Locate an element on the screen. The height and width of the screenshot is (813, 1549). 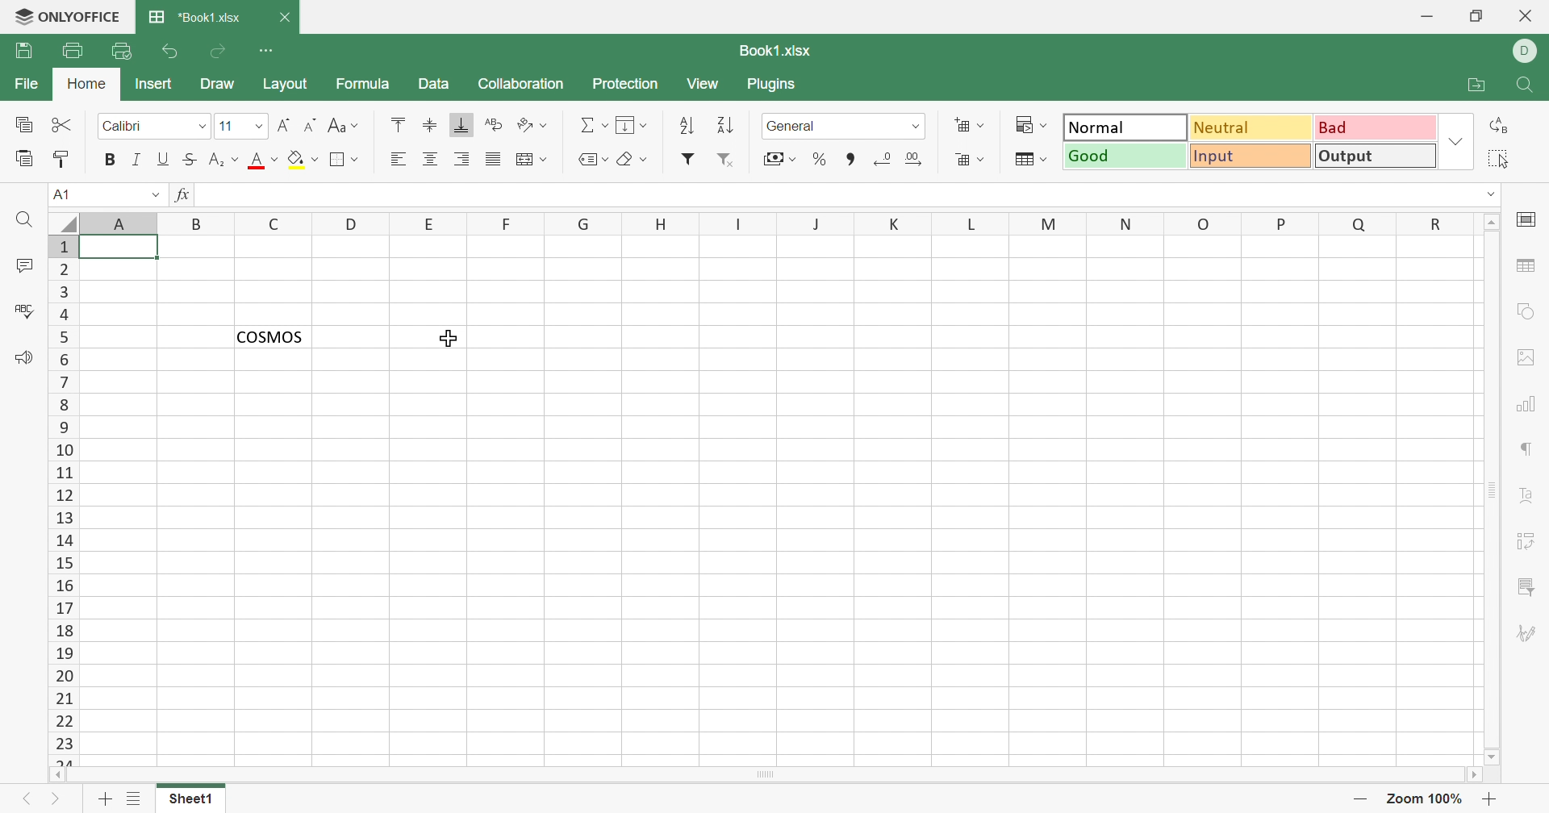
Close is located at coordinates (283, 16).